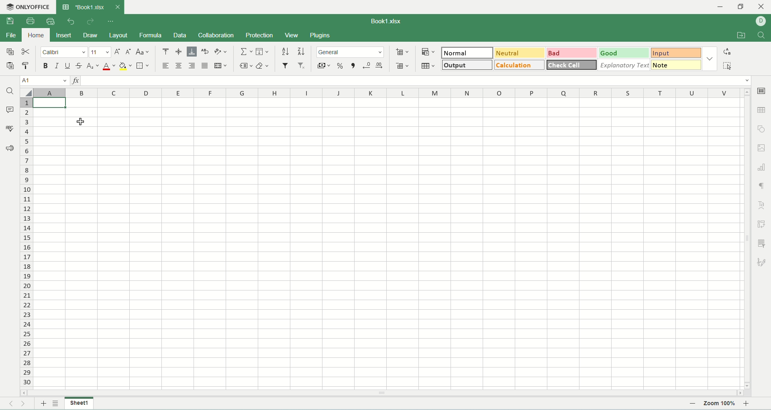 This screenshot has width=771, height=410. What do you see at coordinates (430, 66) in the screenshot?
I see `format as table template` at bounding box center [430, 66].